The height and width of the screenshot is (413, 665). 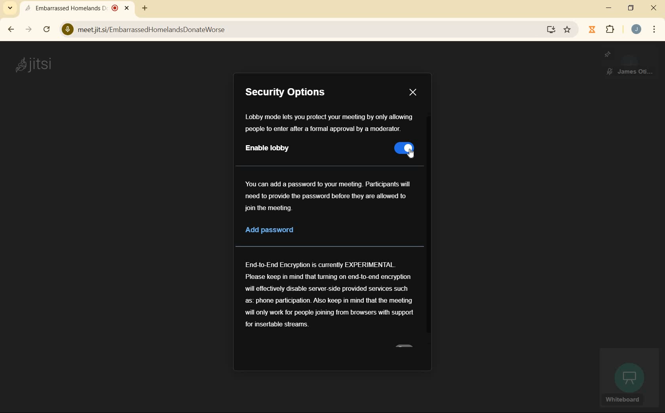 What do you see at coordinates (631, 9) in the screenshot?
I see `restore down` at bounding box center [631, 9].